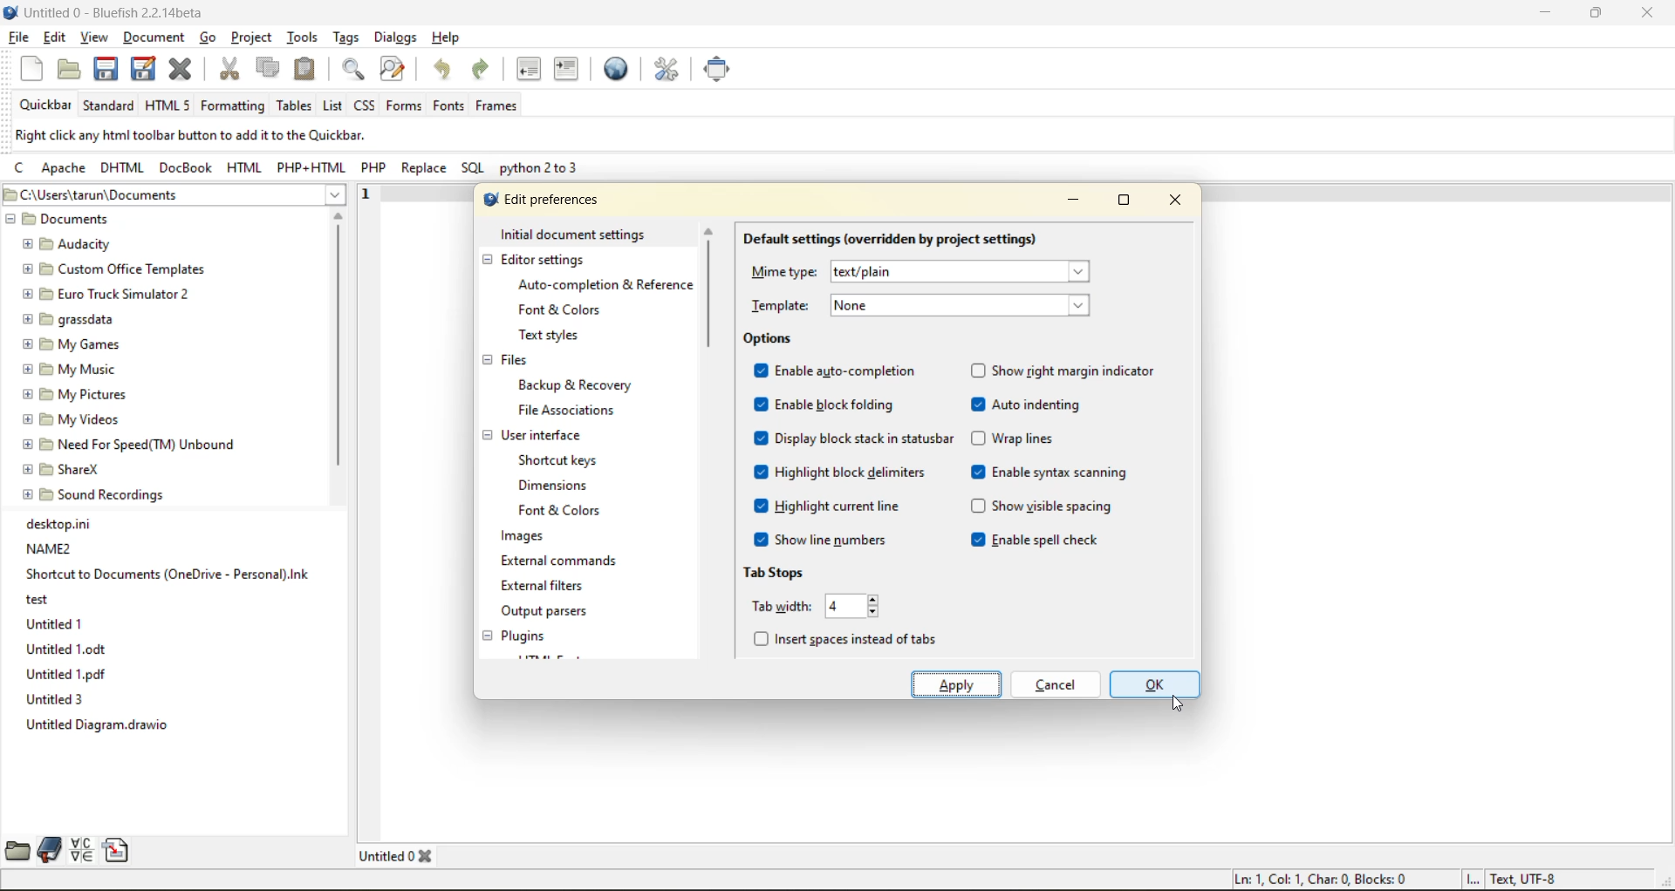 The height and width of the screenshot is (891, 1675). I want to click on docbook, so click(184, 168).